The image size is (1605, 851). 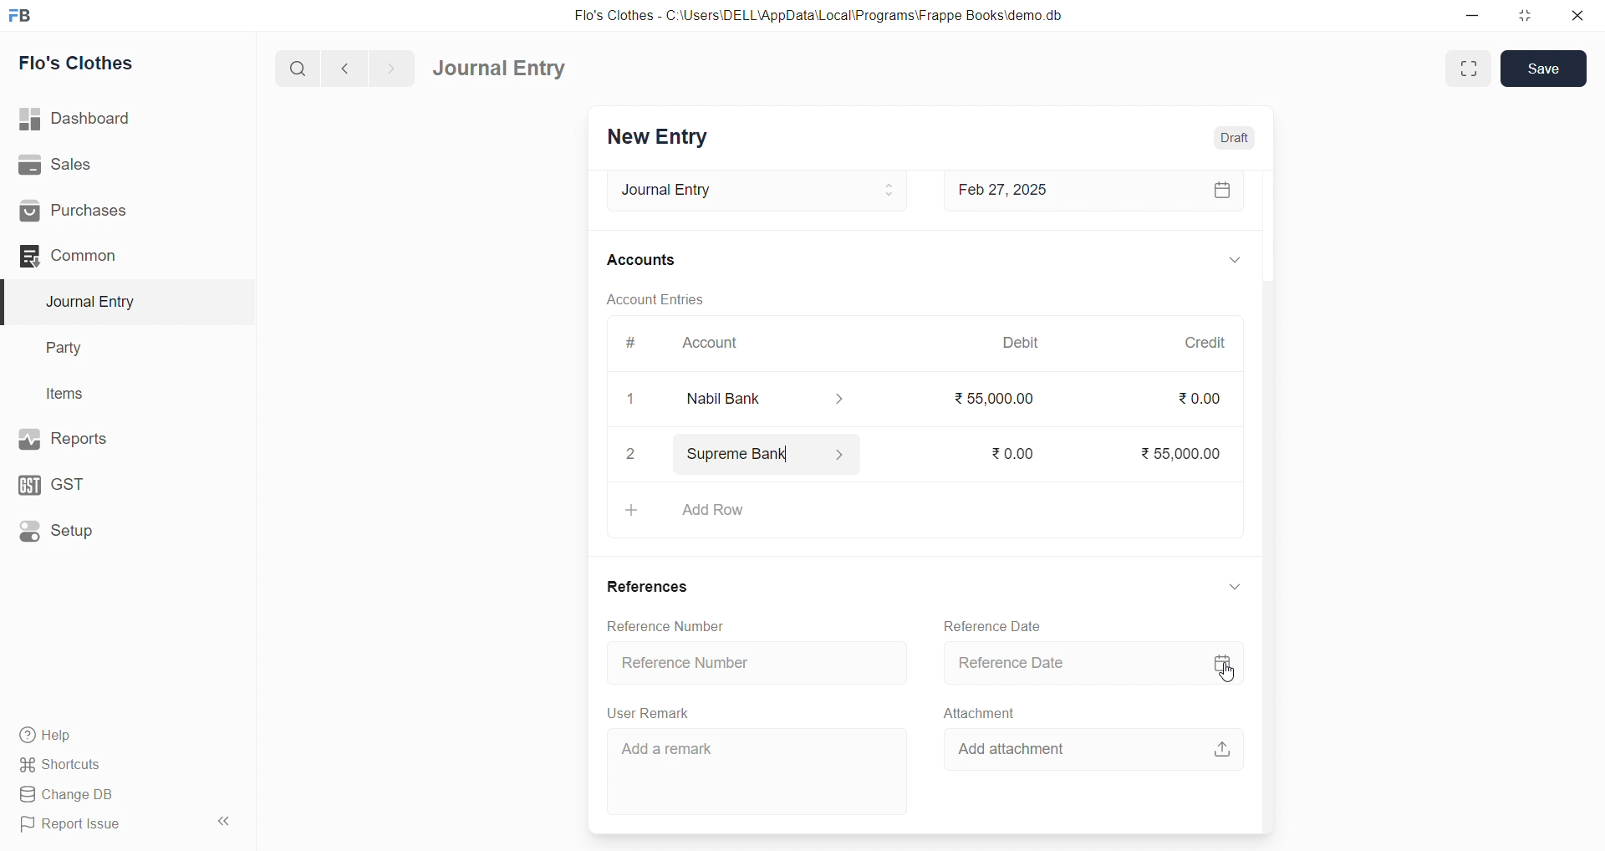 What do you see at coordinates (635, 456) in the screenshot?
I see `2` at bounding box center [635, 456].